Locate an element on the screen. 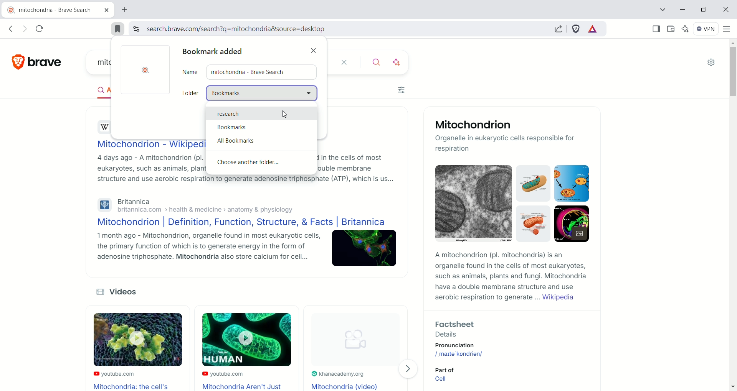 The width and height of the screenshot is (737, 391). brave is located at coordinates (46, 60).